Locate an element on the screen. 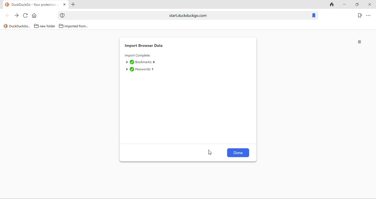  bookmarks is located at coordinates (360, 15).